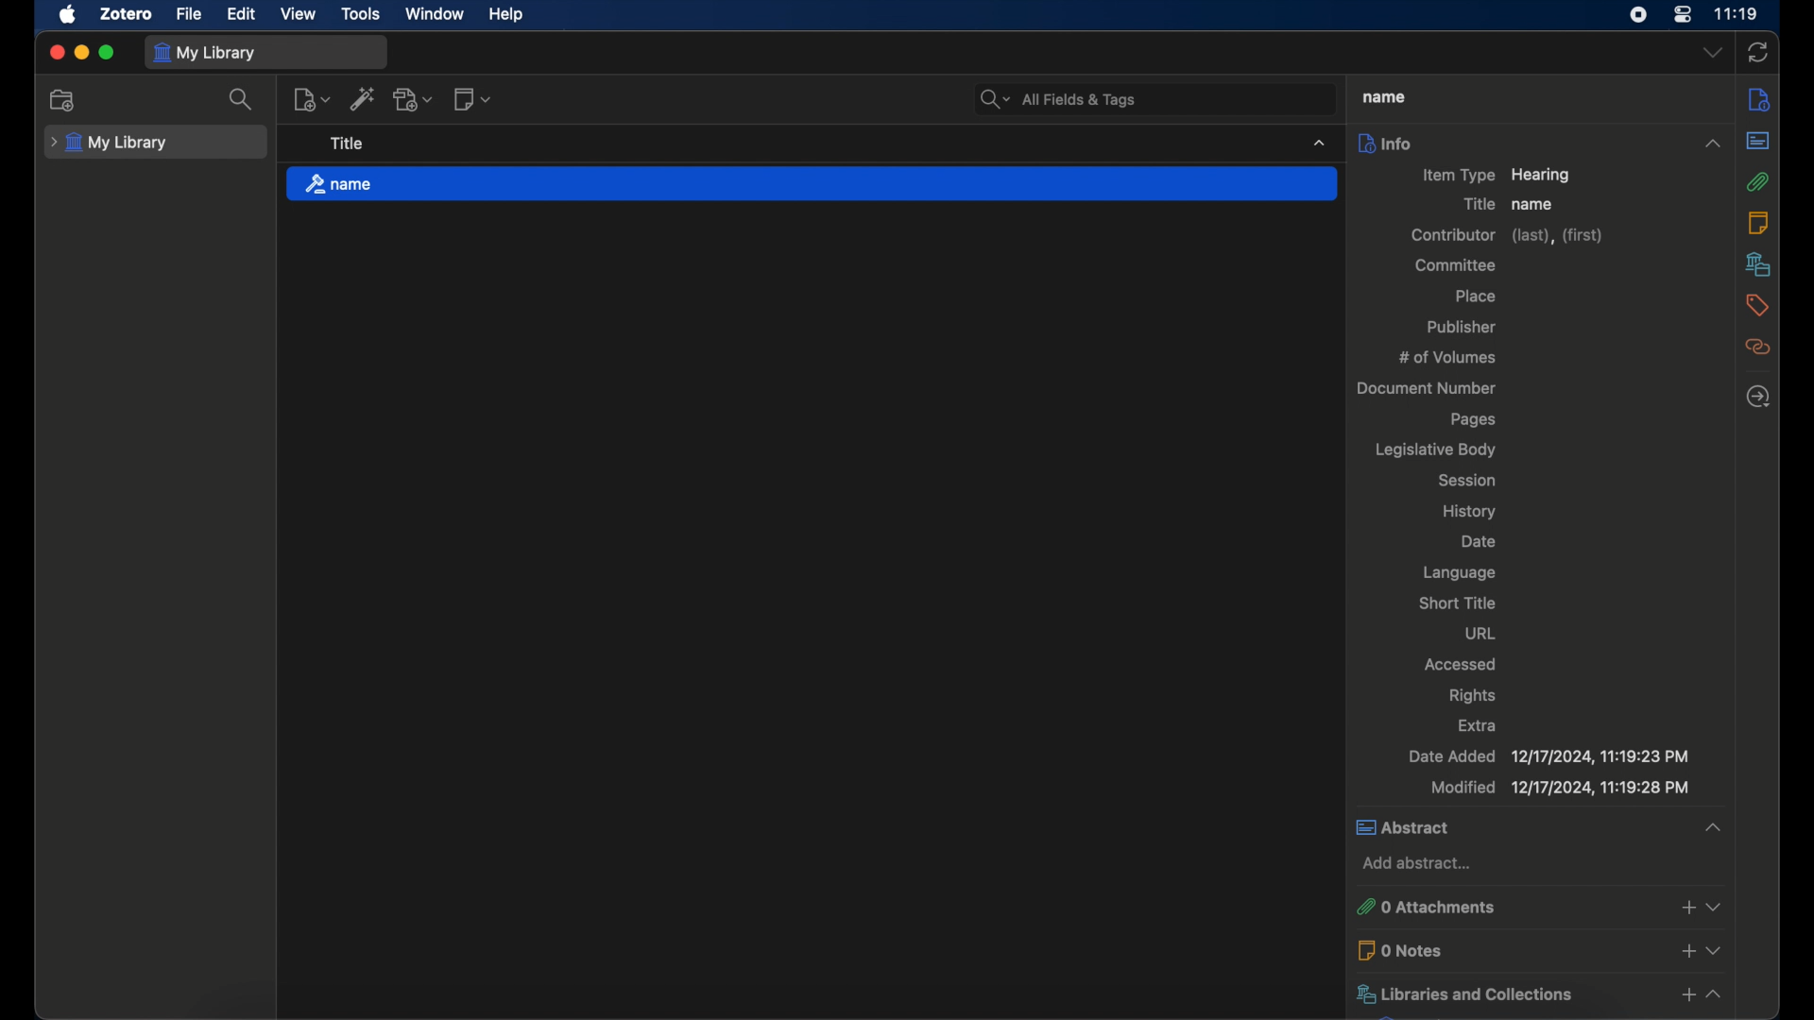  What do you see at coordinates (1682, 14) in the screenshot?
I see `control center` at bounding box center [1682, 14].